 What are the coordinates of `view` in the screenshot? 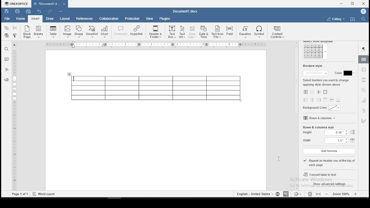 It's located at (150, 18).